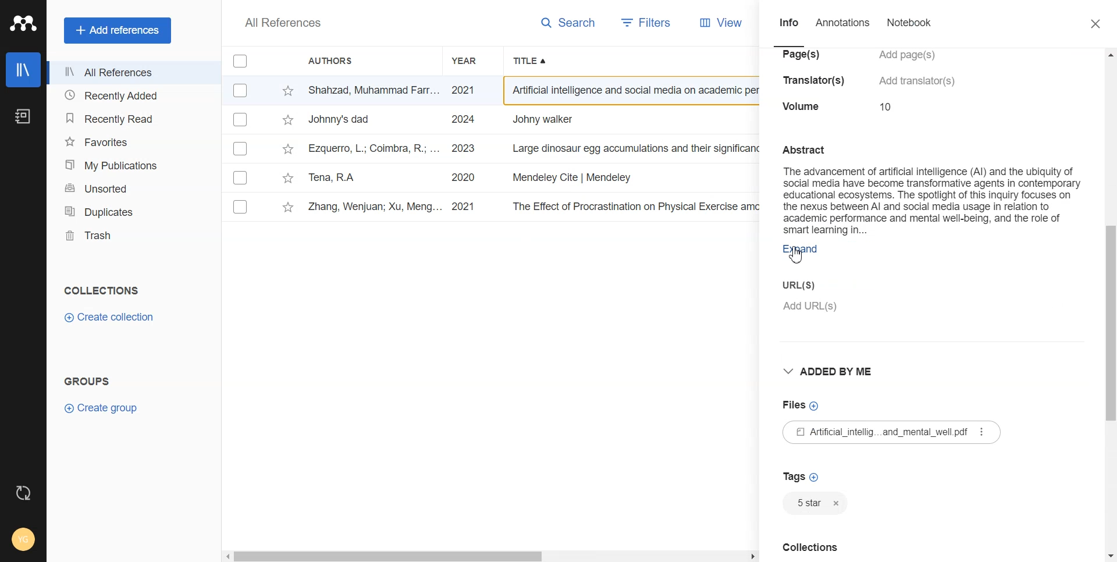 The height and width of the screenshot is (562, 1117). Describe the element at coordinates (23, 70) in the screenshot. I see `Library ` at that location.